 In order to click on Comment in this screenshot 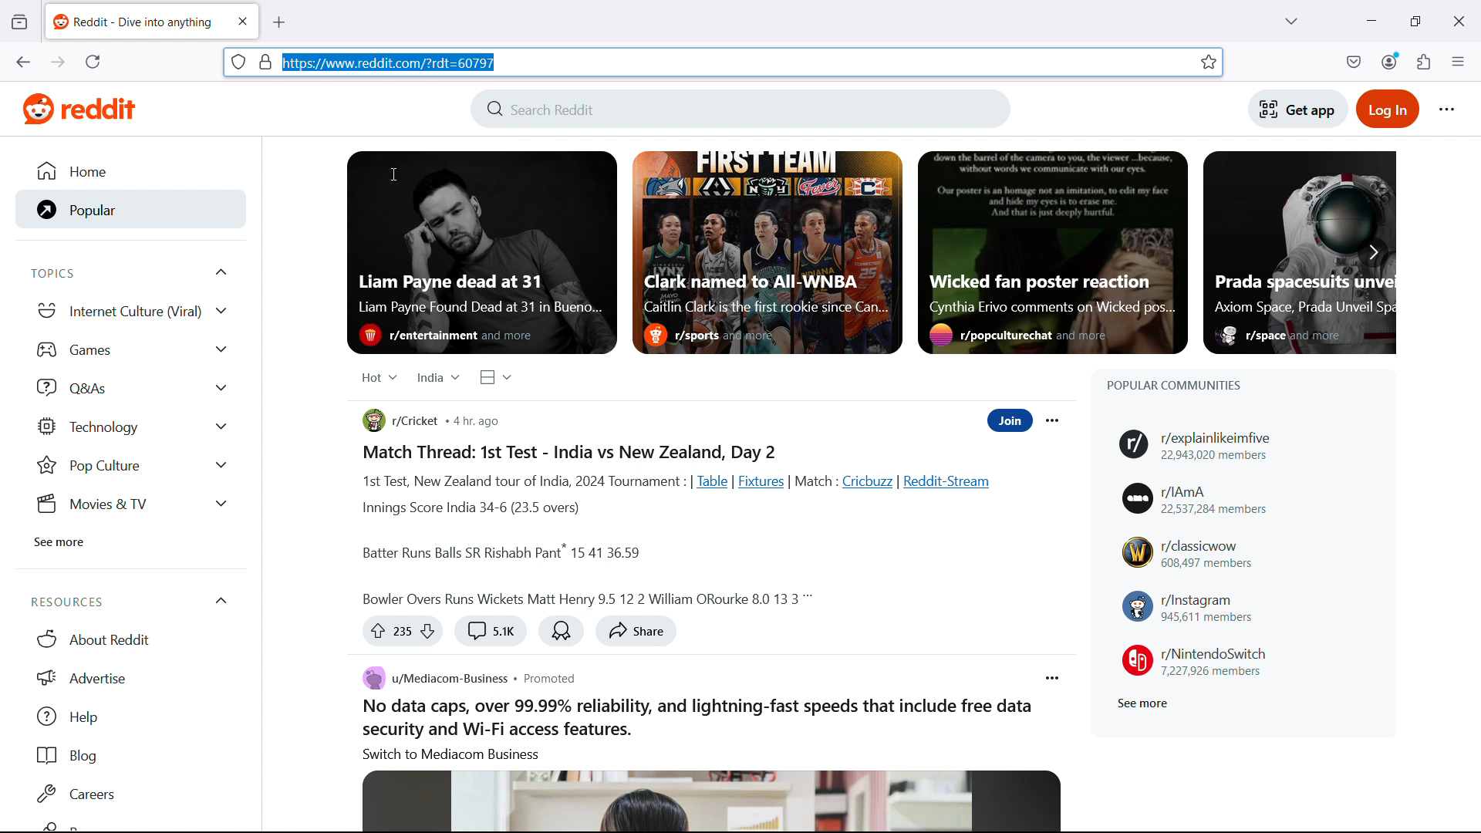, I will do `click(489, 632)`.